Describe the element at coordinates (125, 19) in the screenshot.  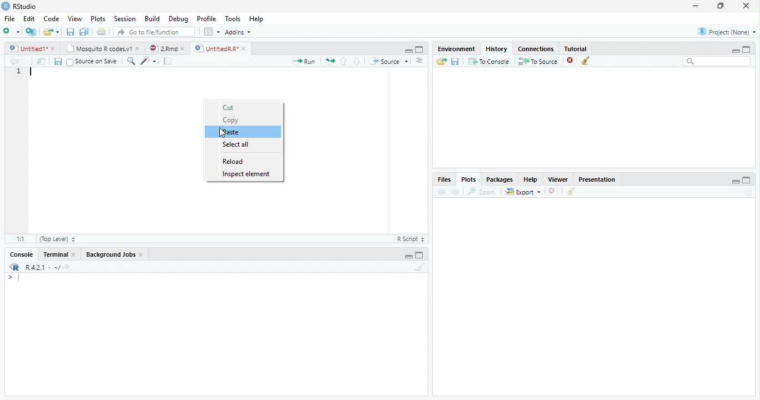
I see `Session` at that location.